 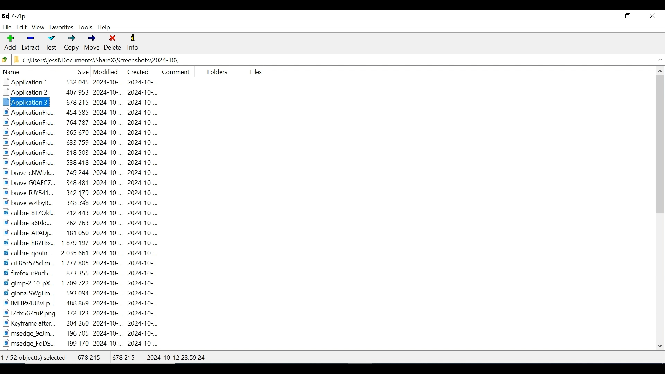 What do you see at coordinates (84, 142) in the screenshot?
I see `ApplicationFra... 633759 2024-10-... 2024-10-..` at bounding box center [84, 142].